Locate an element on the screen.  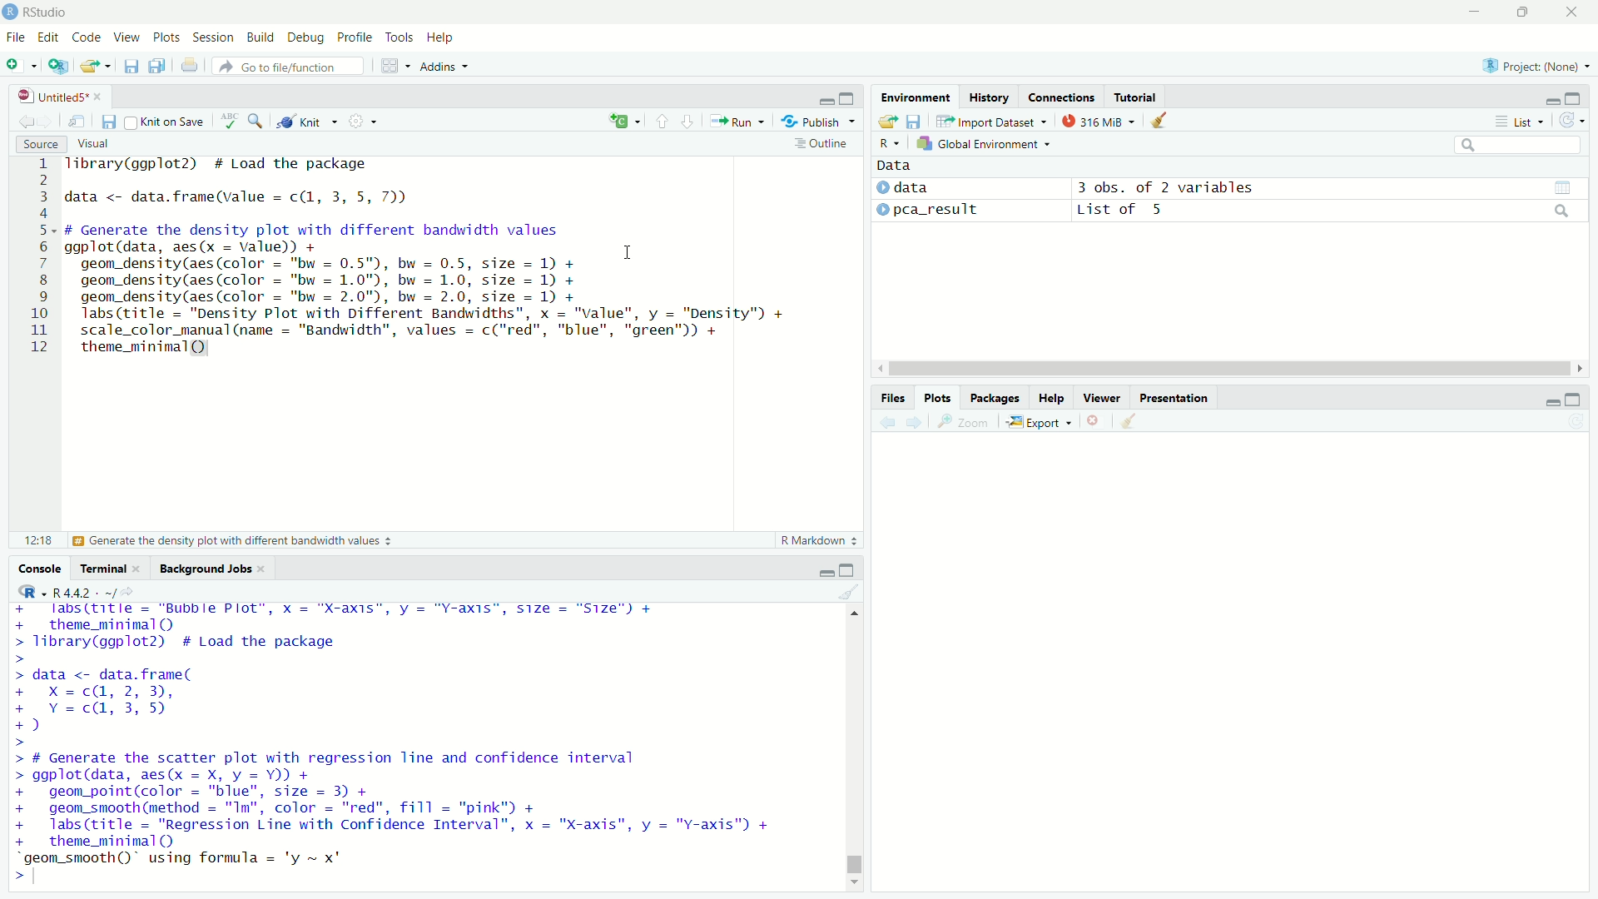
close is located at coordinates (136, 569).